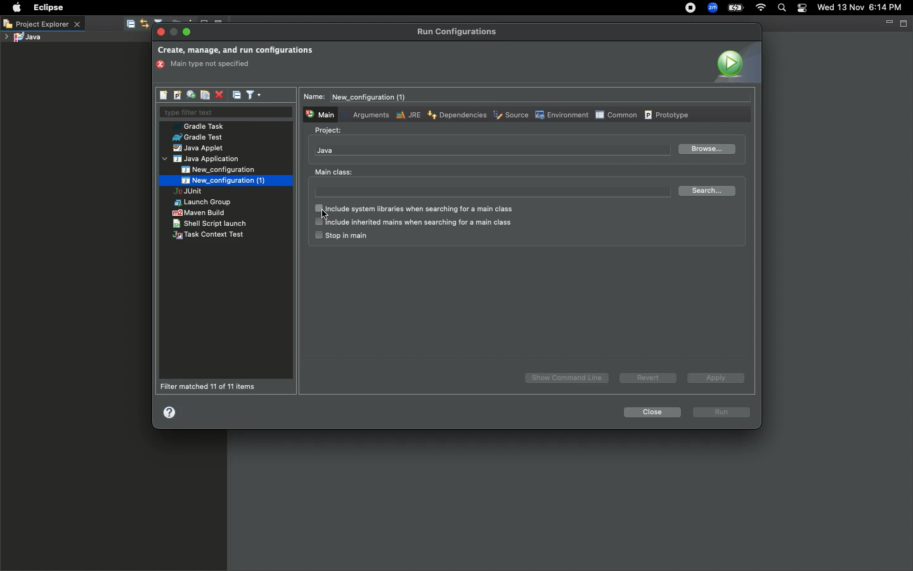  I want to click on New launch configuration, so click(164, 95).